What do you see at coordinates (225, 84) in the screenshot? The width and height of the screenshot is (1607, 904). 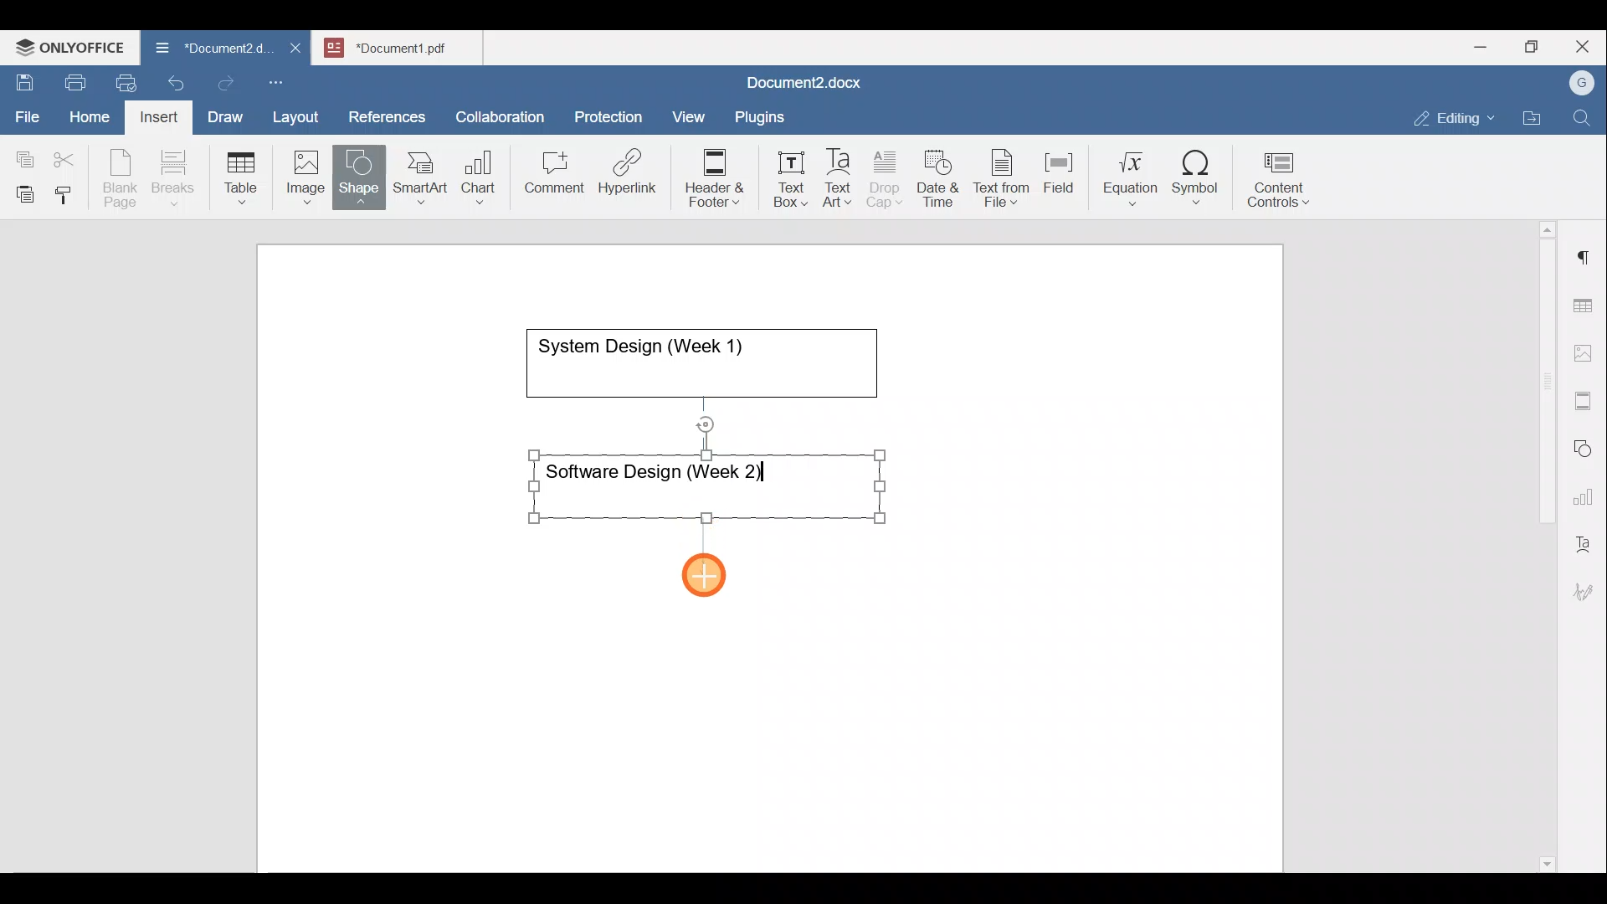 I see `Redo` at bounding box center [225, 84].